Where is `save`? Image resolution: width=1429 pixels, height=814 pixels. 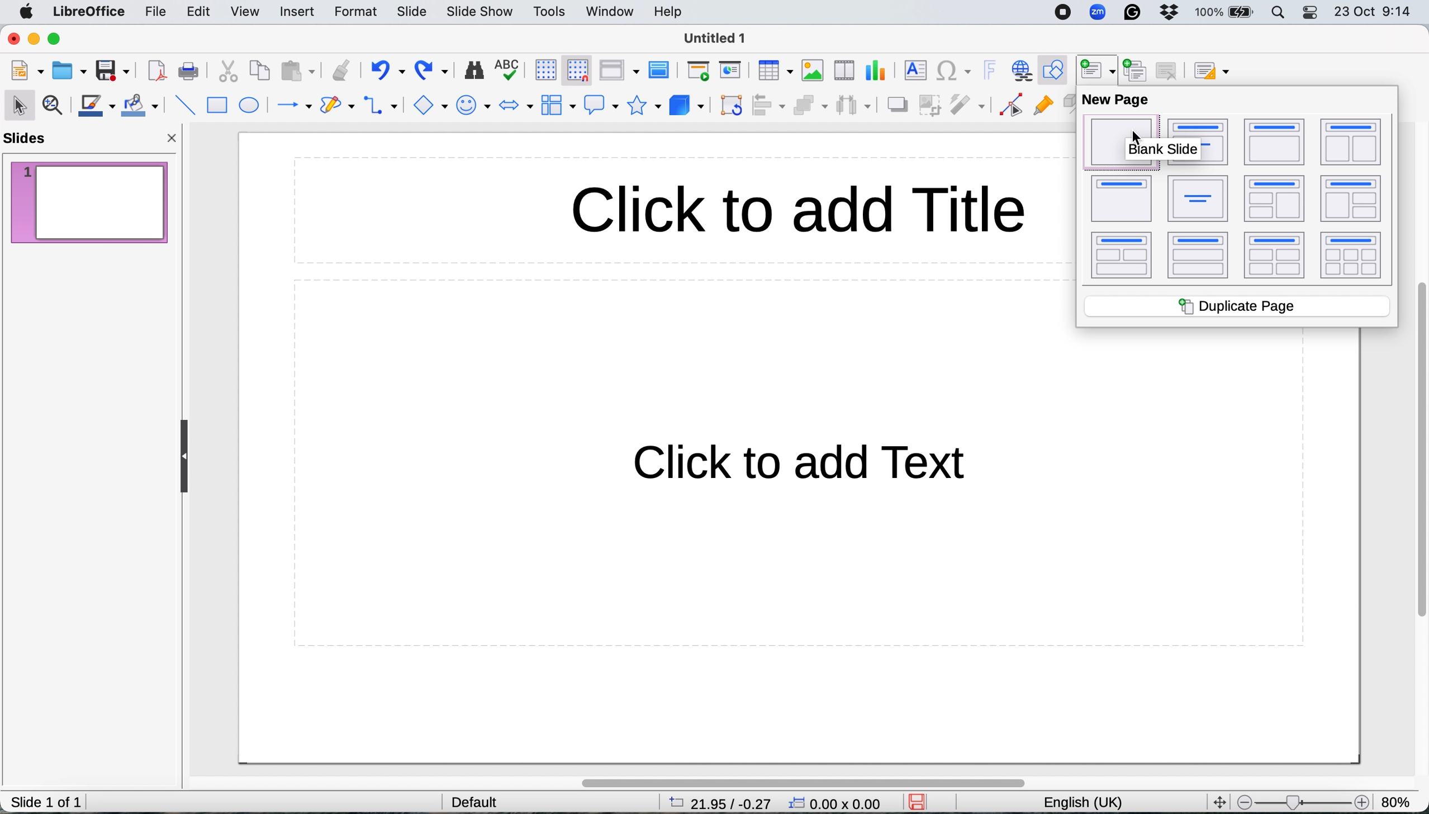 save is located at coordinates (921, 802).